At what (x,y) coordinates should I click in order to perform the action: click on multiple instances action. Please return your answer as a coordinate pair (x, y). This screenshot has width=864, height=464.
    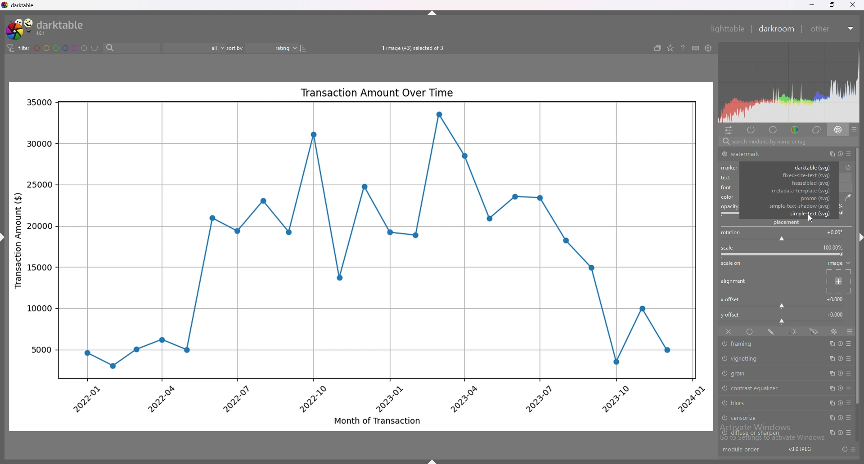
    Looking at the image, I should click on (829, 154).